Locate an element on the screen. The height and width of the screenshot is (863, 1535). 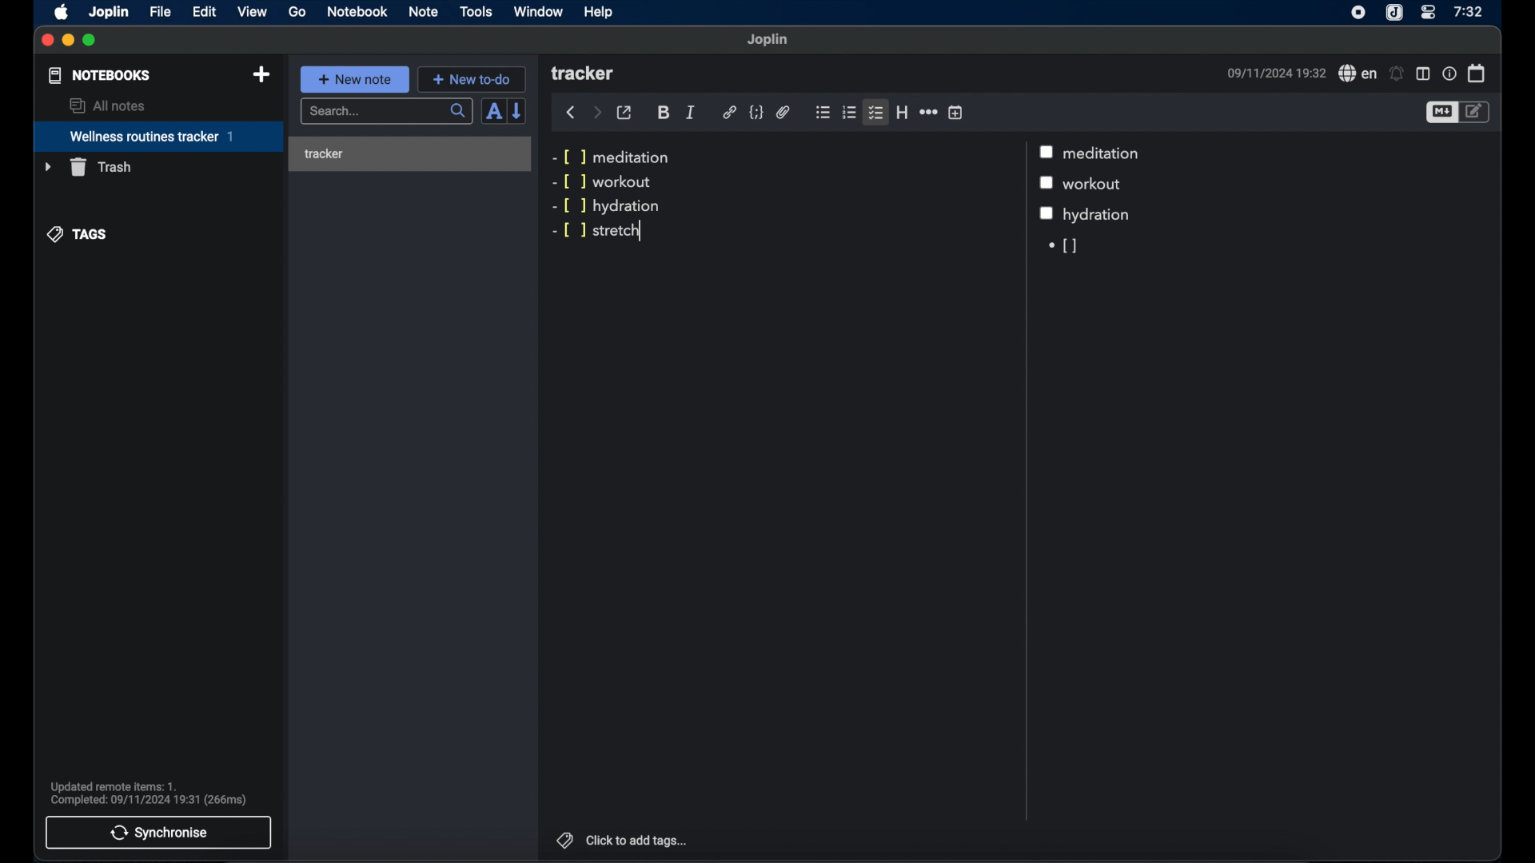
new note is located at coordinates (355, 79).